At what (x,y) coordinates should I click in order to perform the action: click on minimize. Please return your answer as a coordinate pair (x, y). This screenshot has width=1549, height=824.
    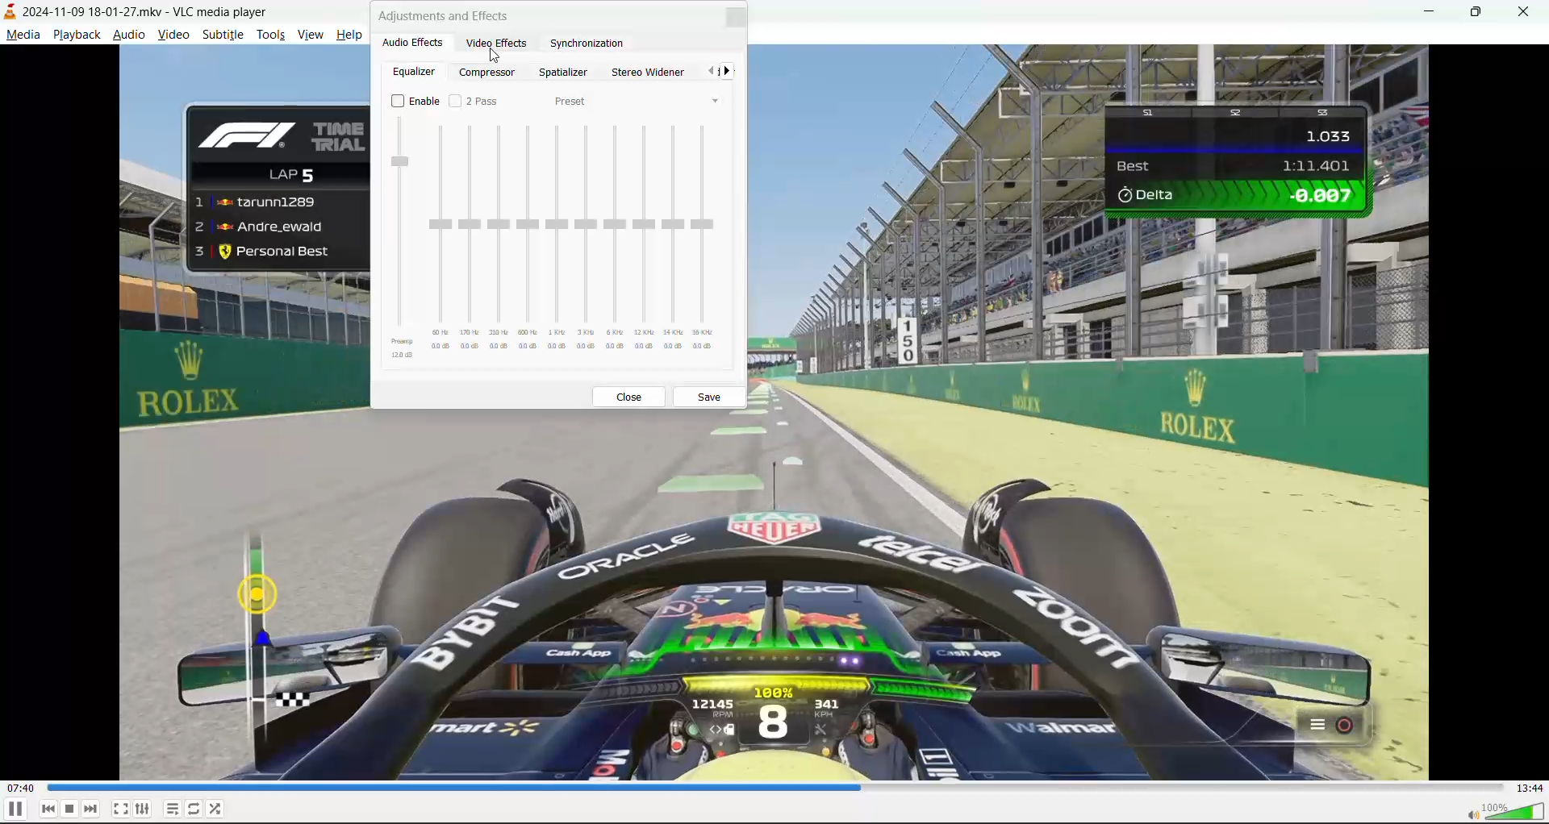
    Looking at the image, I should click on (1428, 14).